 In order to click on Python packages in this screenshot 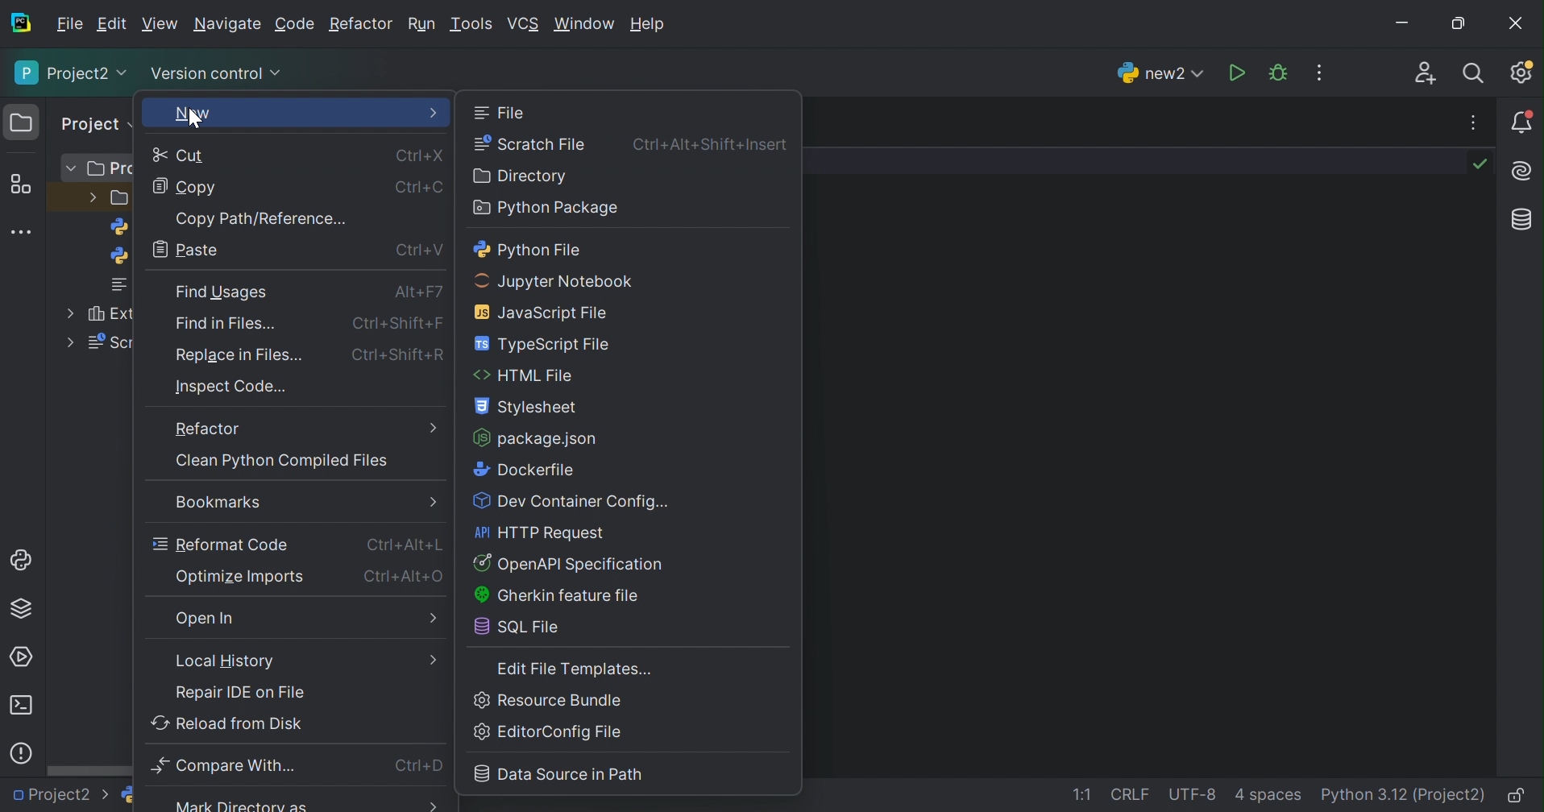, I will do `click(547, 207)`.